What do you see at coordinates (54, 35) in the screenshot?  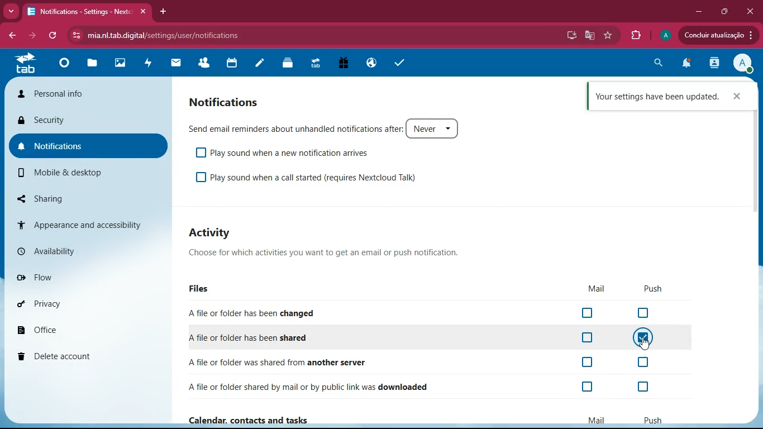 I see `refresh` at bounding box center [54, 35].